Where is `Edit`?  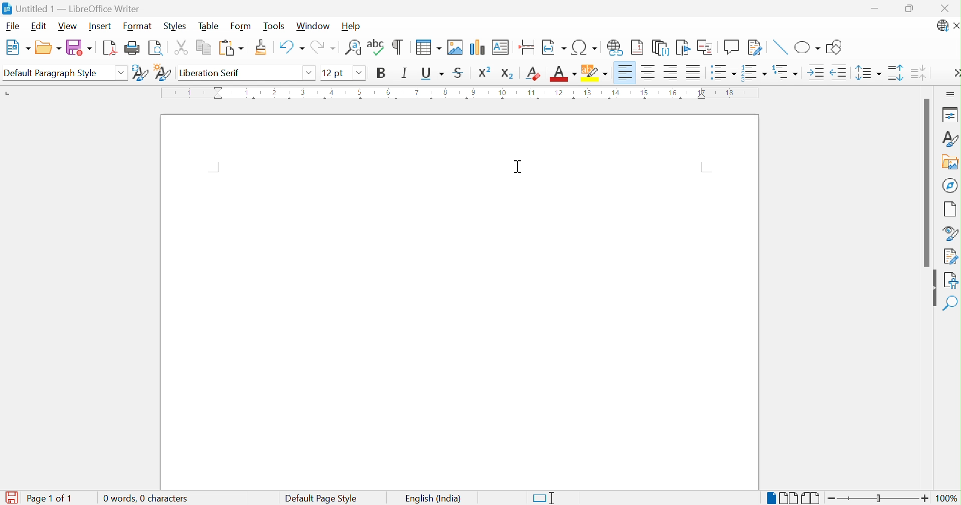
Edit is located at coordinates (41, 26).